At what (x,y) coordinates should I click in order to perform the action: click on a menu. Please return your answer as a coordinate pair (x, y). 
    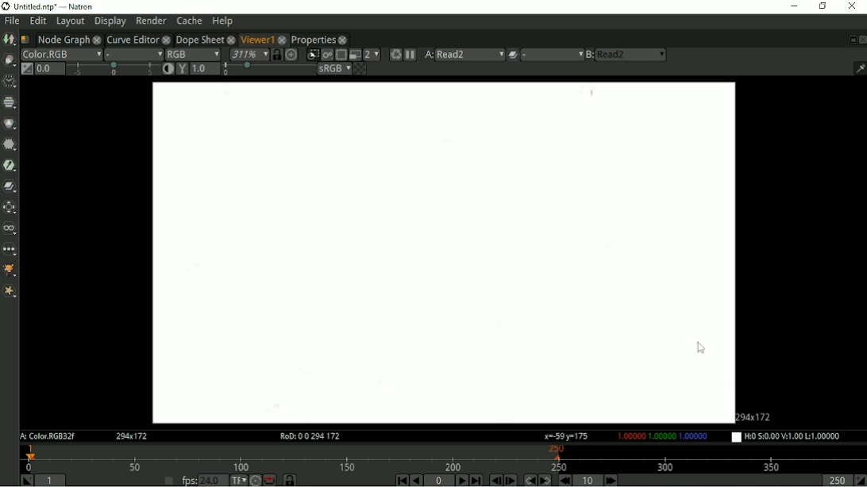
    Looking at the image, I should click on (472, 54).